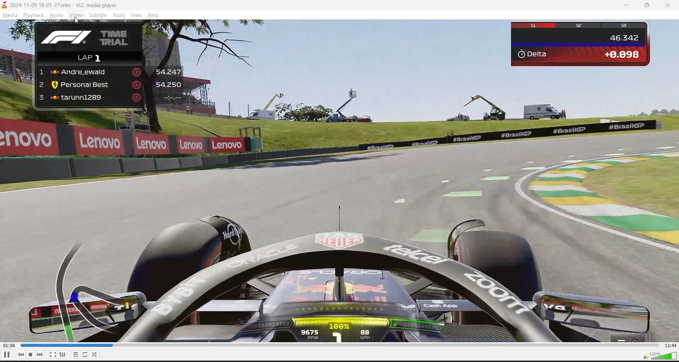 The height and width of the screenshot is (362, 679). What do you see at coordinates (96, 354) in the screenshot?
I see `random` at bounding box center [96, 354].